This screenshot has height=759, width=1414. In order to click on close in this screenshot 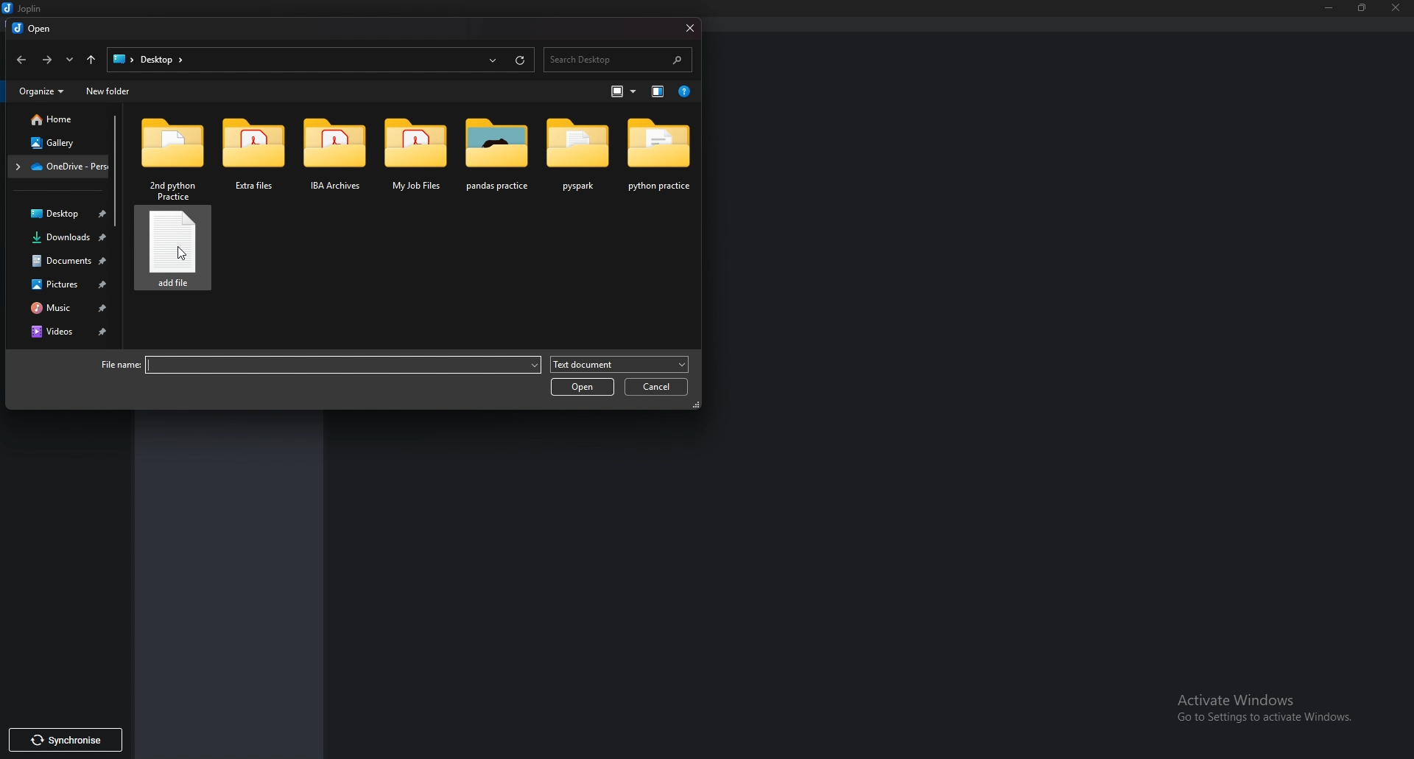, I will do `click(1396, 10)`.